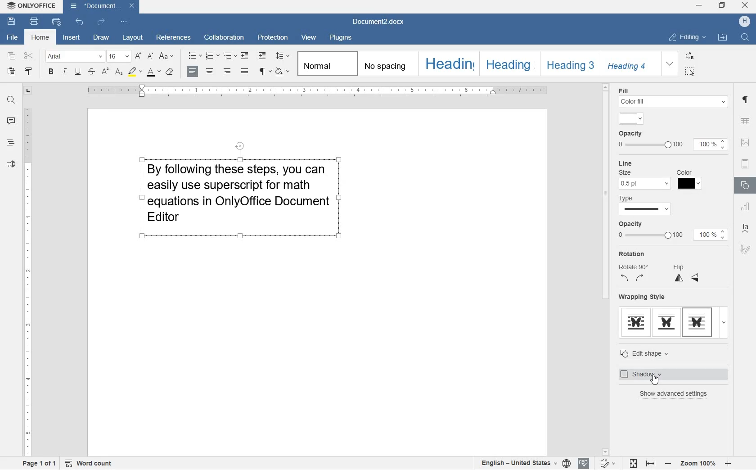  Describe the element at coordinates (12, 56) in the screenshot. I see `copy` at that location.